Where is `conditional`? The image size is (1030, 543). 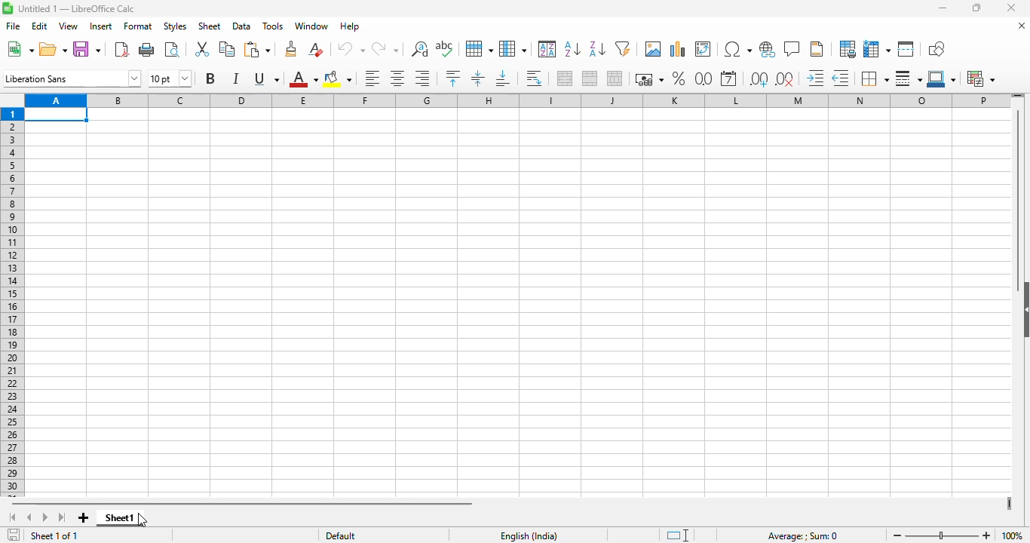 conditional is located at coordinates (982, 78).